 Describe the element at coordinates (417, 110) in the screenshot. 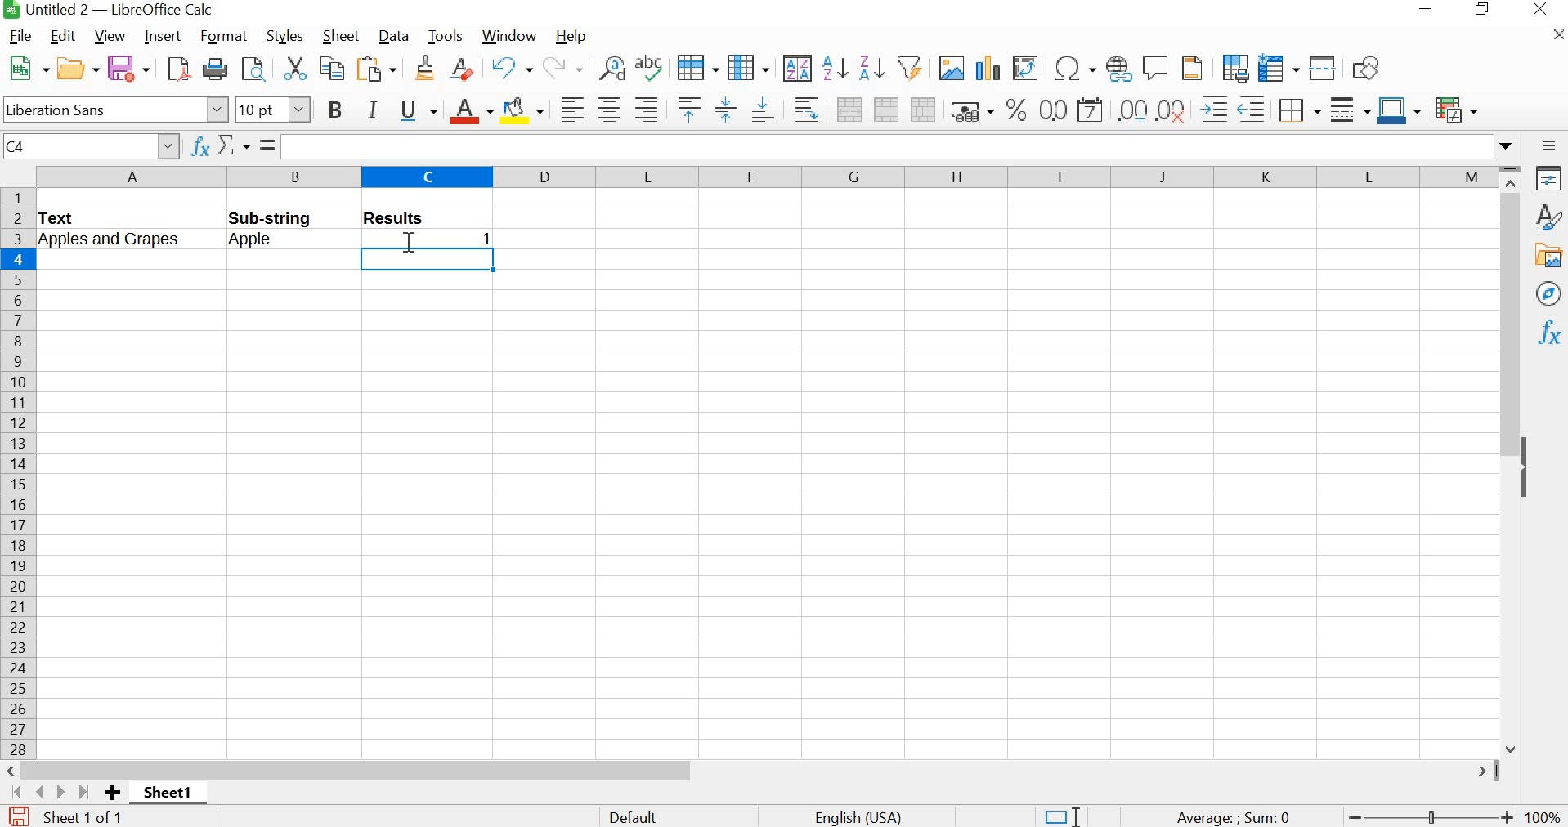

I see `underline` at that location.